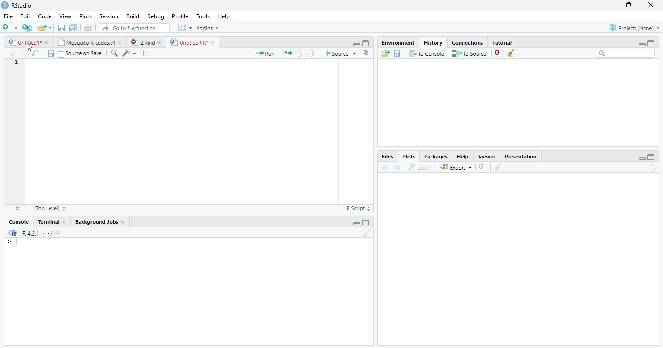  I want to click on R 4.2.1 ~/, so click(37, 233).